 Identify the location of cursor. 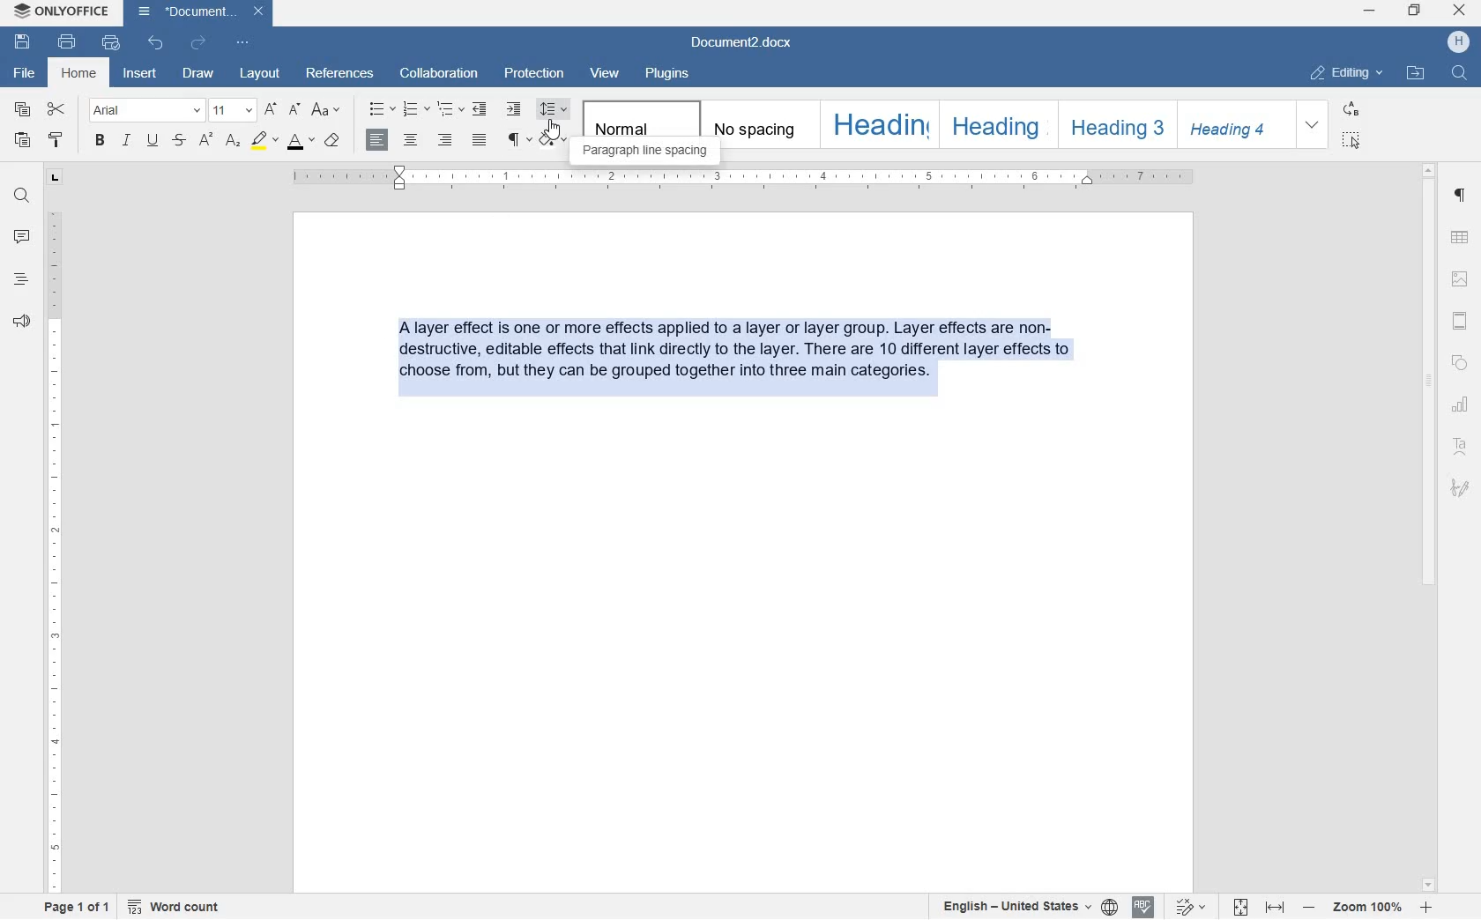
(551, 133).